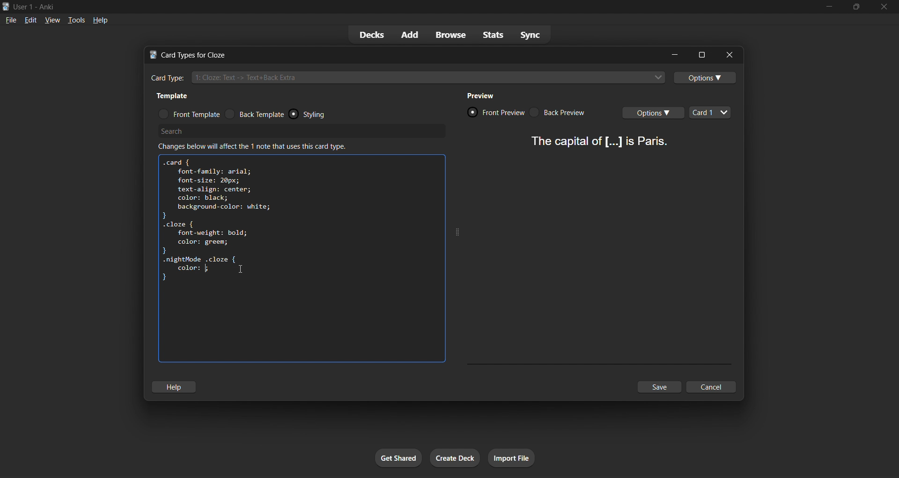  I want to click on stats, so click(493, 36).